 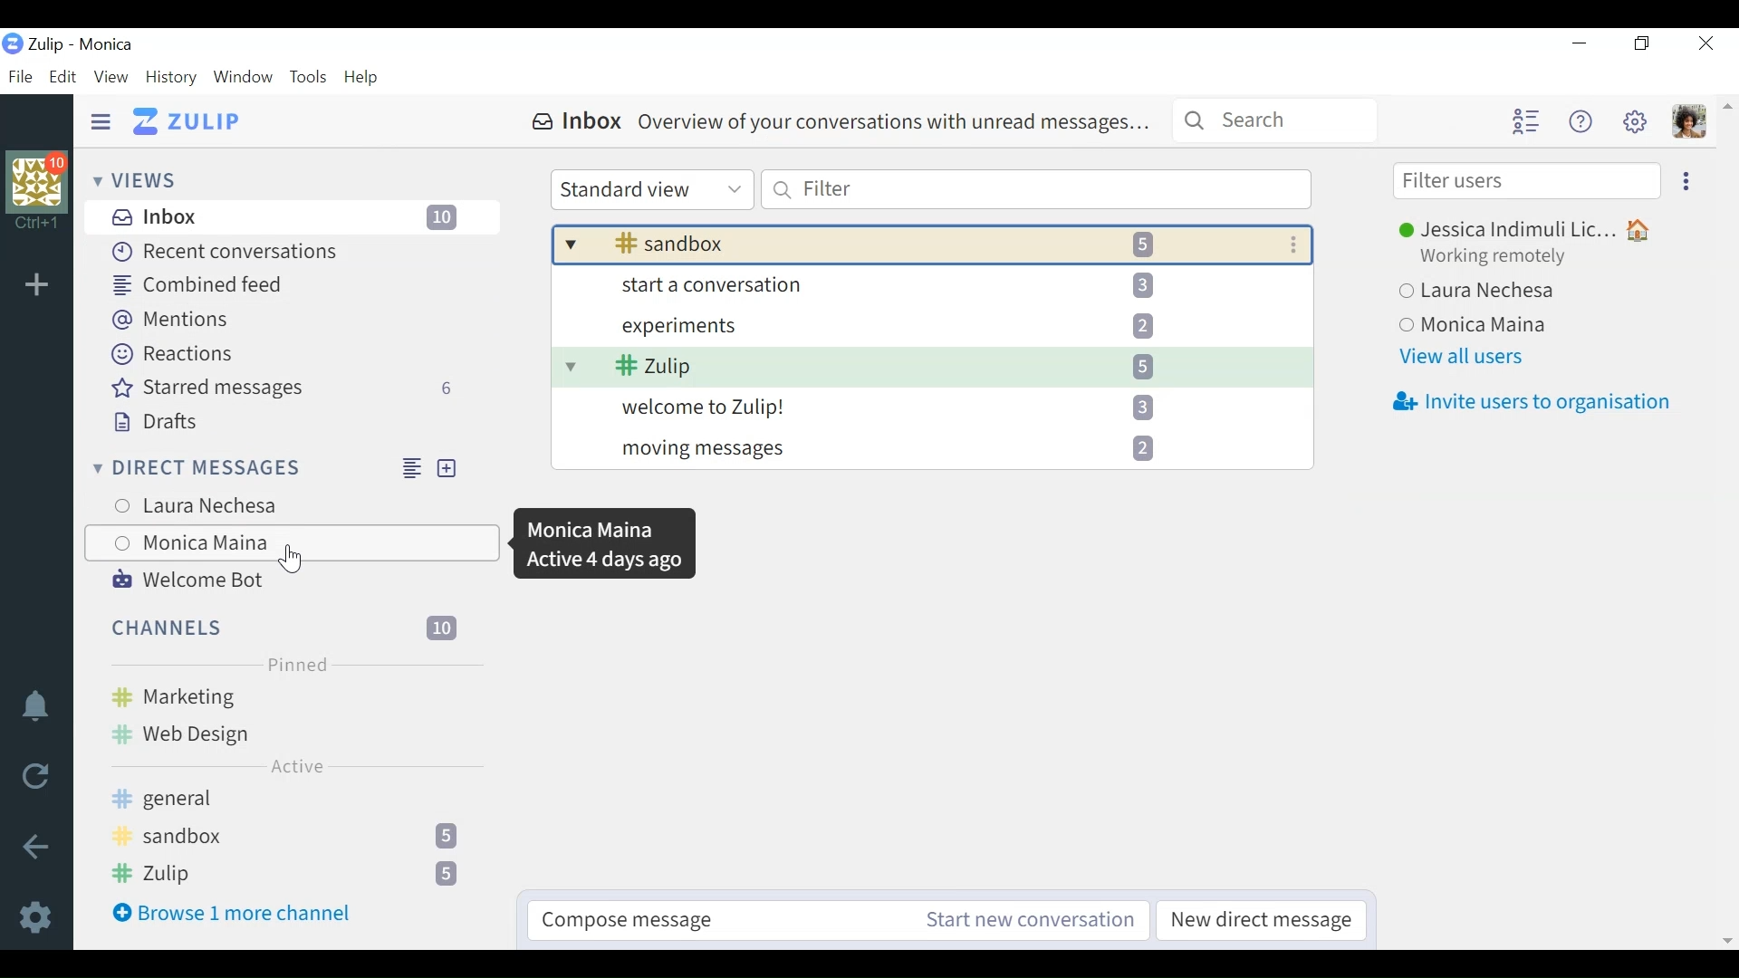 What do you see at coordinates (297, 766) in the screenshot?
I see `Active` at bounding box center [297, 766].